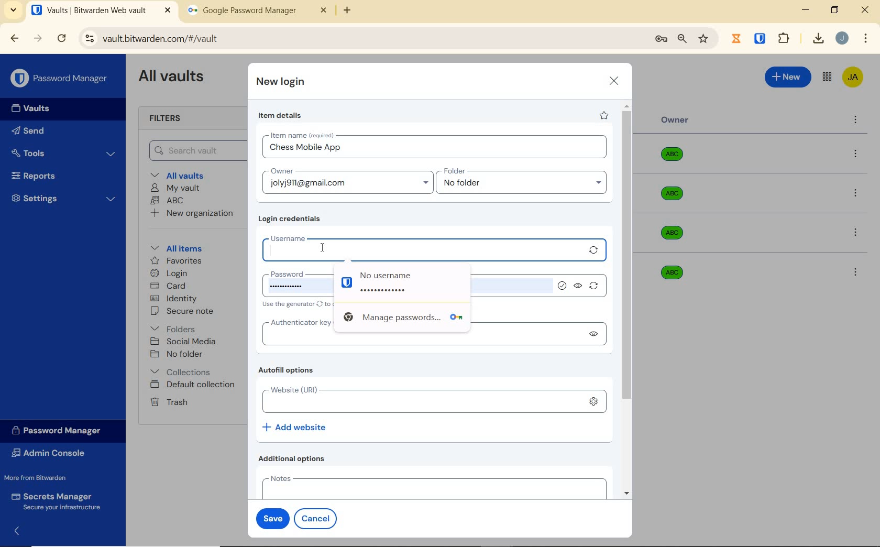 This screenshot has width=880, height=547. Describe the element at coordinates (857, 194) in the screenshot. I see `option` at that location.